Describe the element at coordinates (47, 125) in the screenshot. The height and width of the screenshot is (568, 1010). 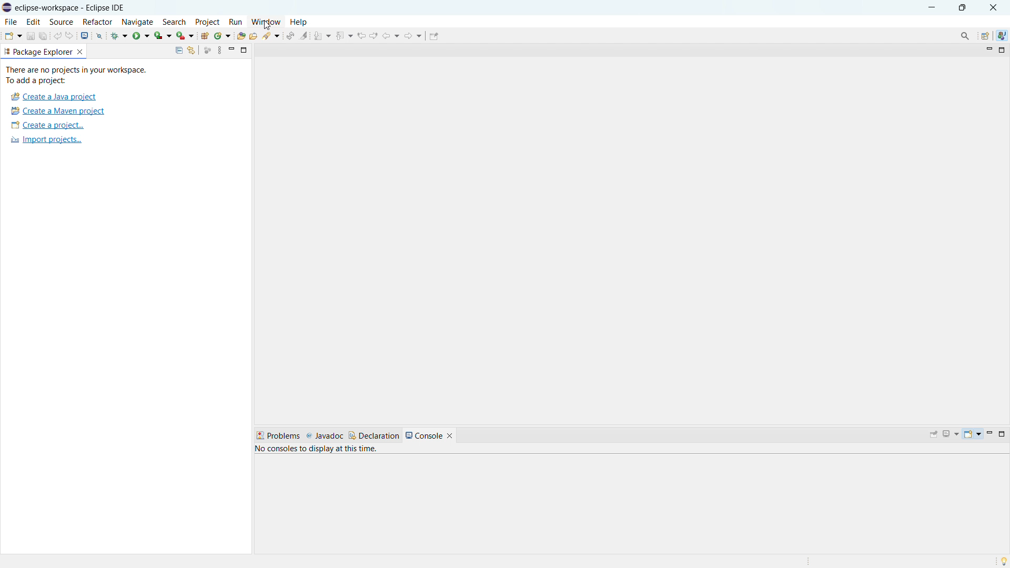
I see `create a project` at that location.